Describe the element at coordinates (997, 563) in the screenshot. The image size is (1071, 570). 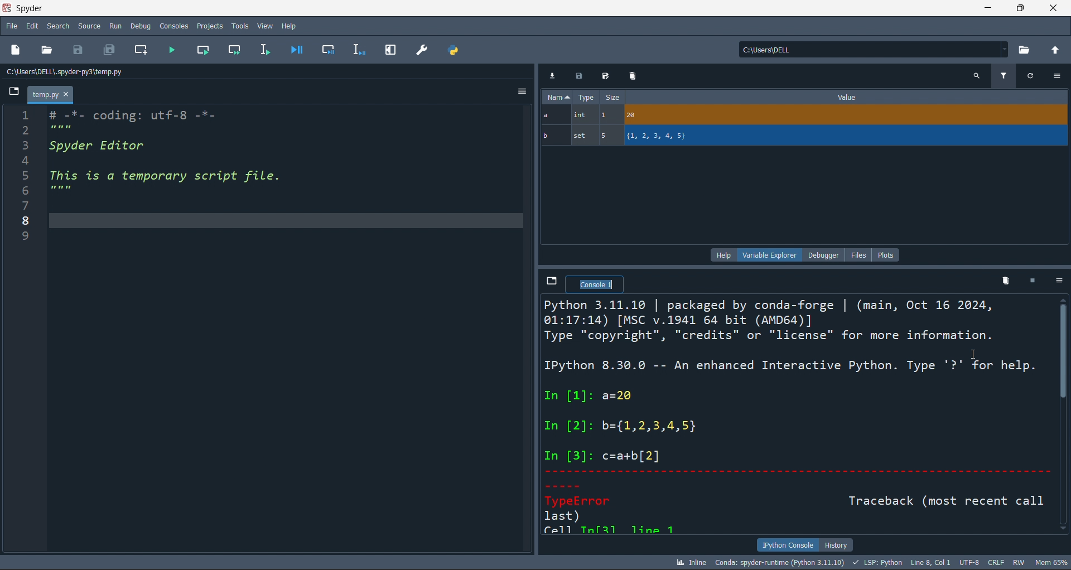
I see `CRLF` at that location.